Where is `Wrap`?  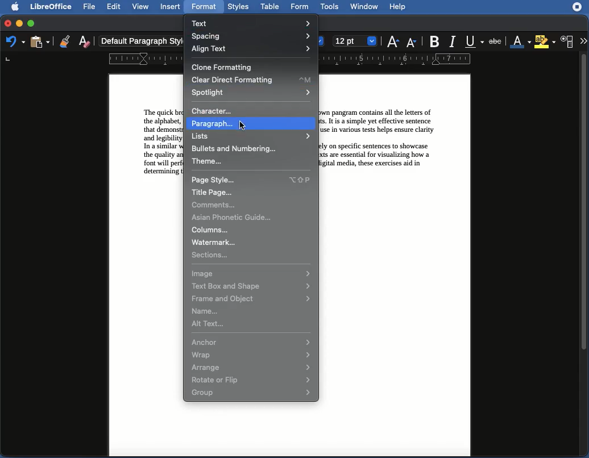
Wrap is located at coordinates (253, 355).